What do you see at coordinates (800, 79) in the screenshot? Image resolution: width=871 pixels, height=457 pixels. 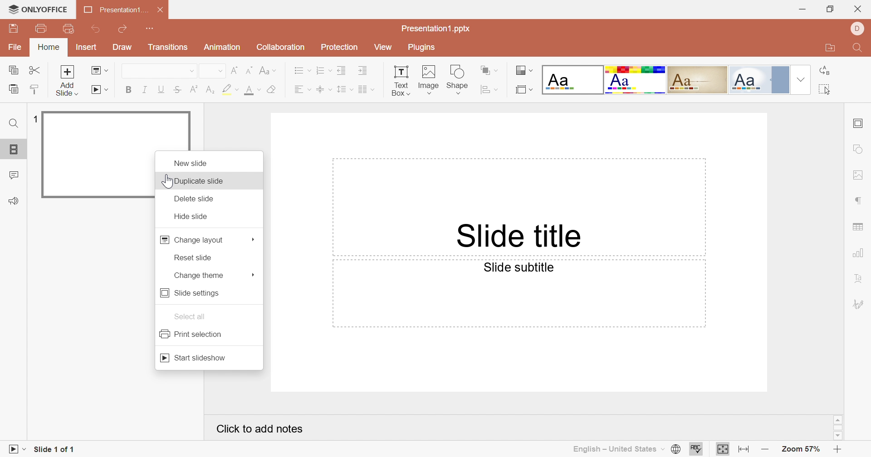 I see `Drop Down` at bounding box center [800, 79].